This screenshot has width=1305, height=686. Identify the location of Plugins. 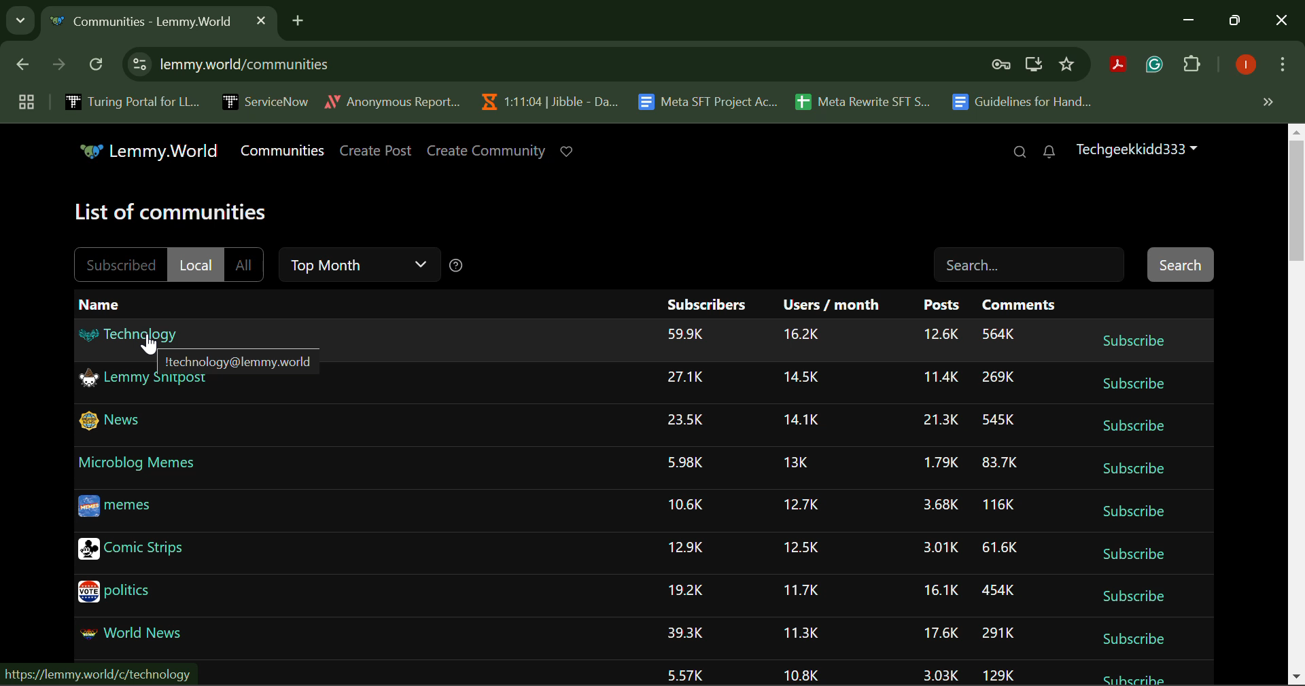
(1192, 67).